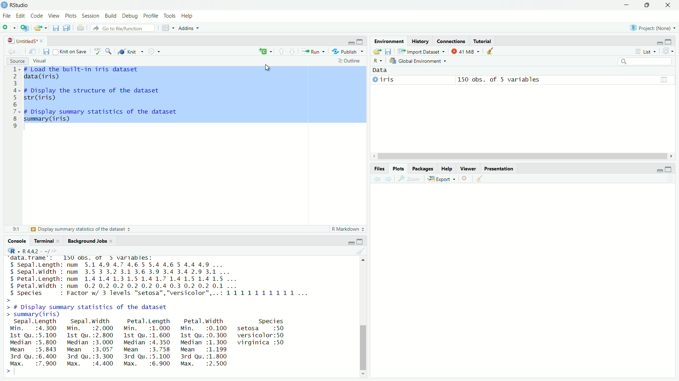 The width and height of the screenshot is (679, 381). I want to click on Remove selected, so click(466, 178).